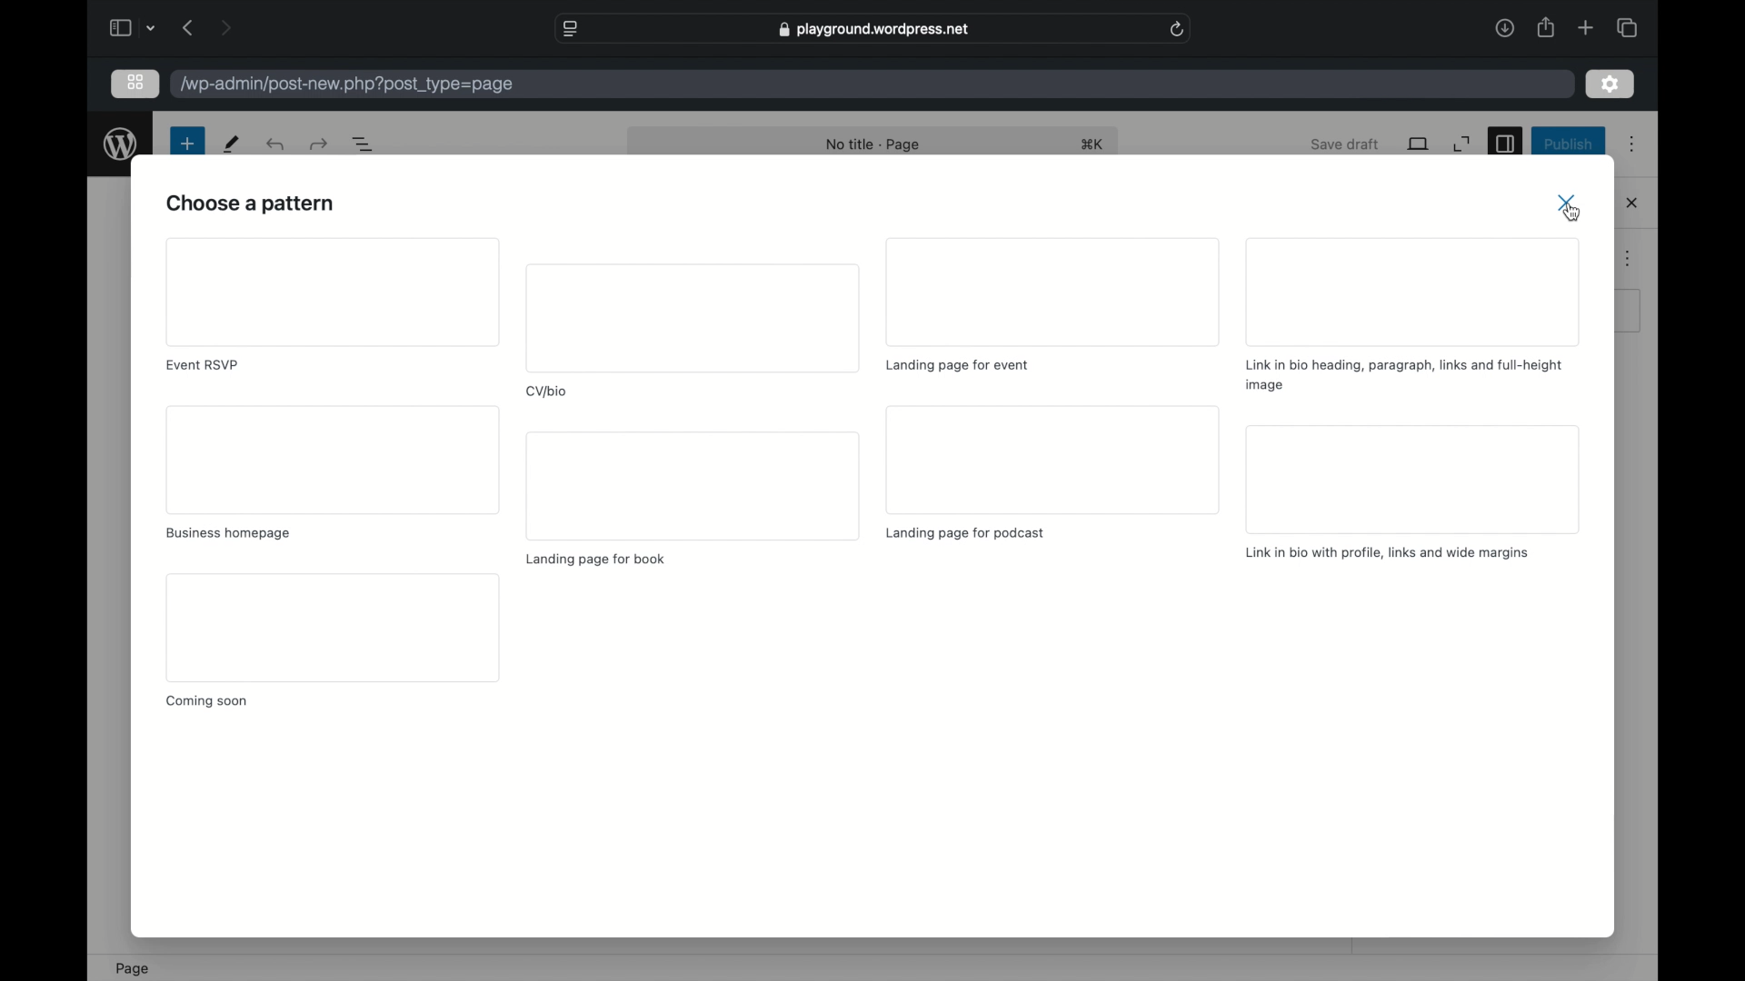  What do you see at coordinates (1345, 144) in the screenshot?
I see `save draft` at bounding box center [1345, 144].